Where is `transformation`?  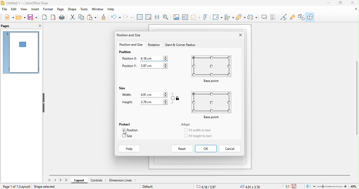 transformation is located at coordinates (217, 17).